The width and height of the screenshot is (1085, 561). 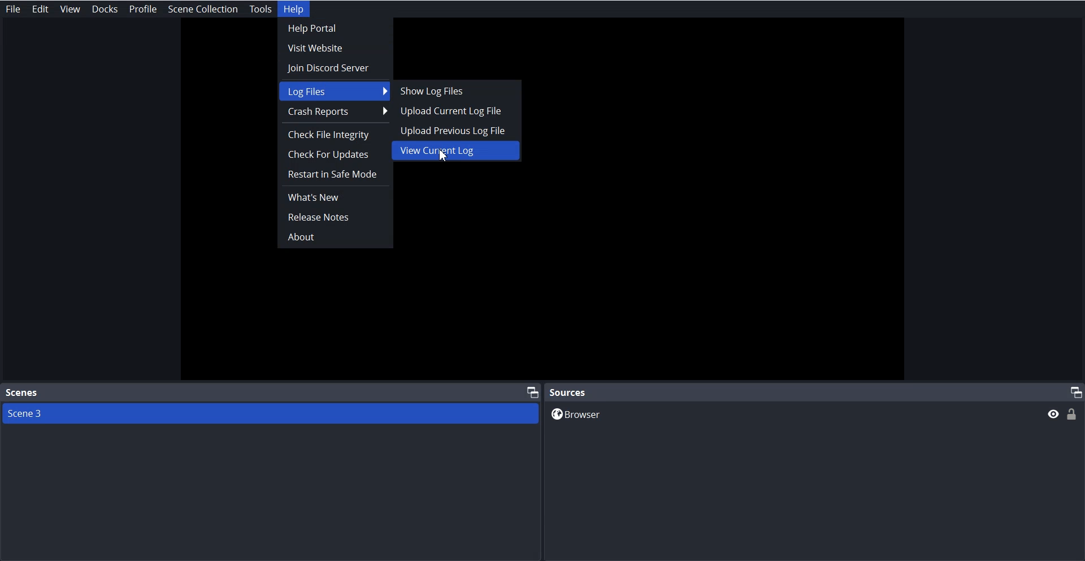 I want to click on Scene 3, so click(x=272, y=414).